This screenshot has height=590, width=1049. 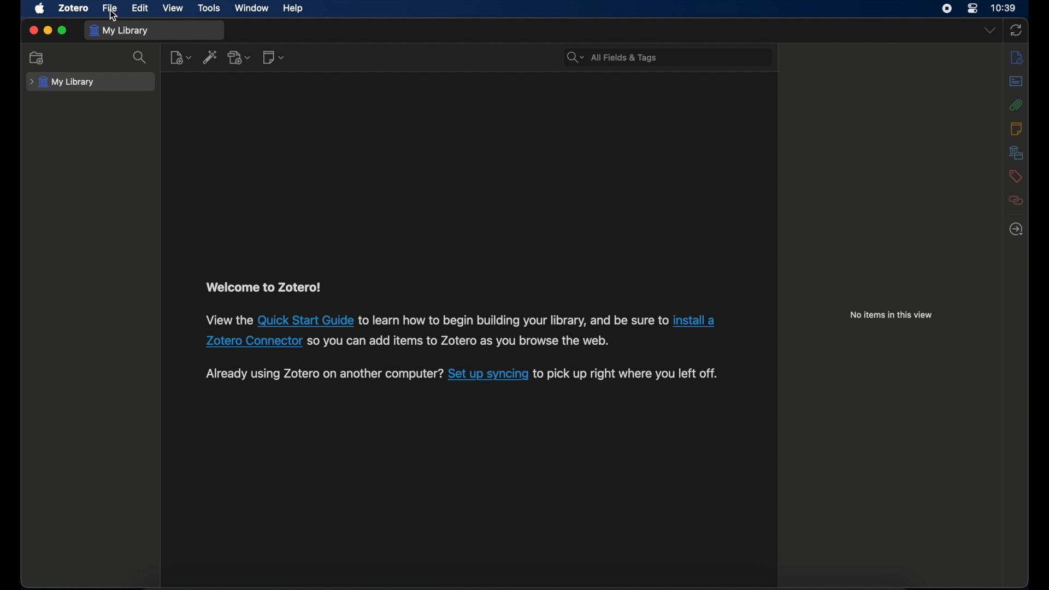 I want to click on cursor, so click(x=115, y=14).